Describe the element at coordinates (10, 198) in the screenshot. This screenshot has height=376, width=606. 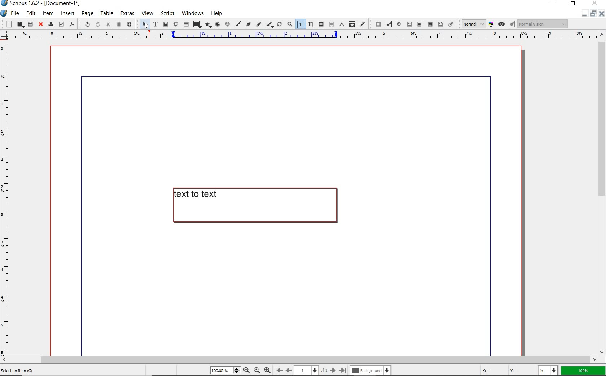
I see `Horizontal page margin` at that location.